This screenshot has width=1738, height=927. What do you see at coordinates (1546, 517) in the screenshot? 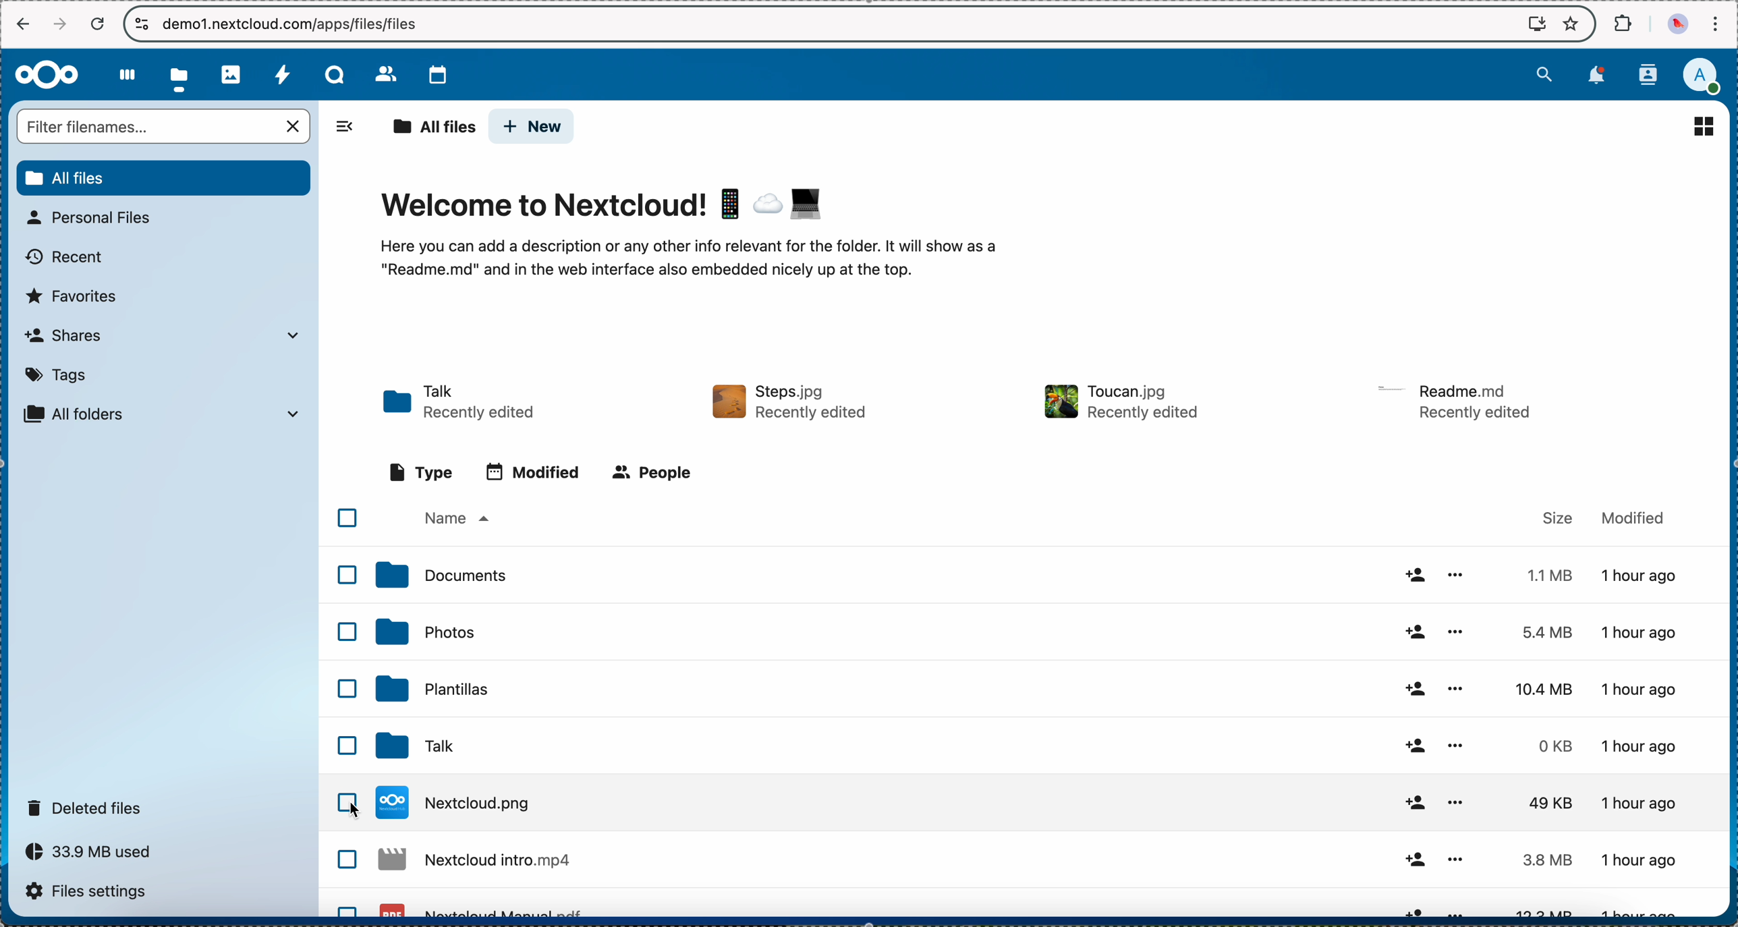
I see `size` at bounding box center [1546, 517].